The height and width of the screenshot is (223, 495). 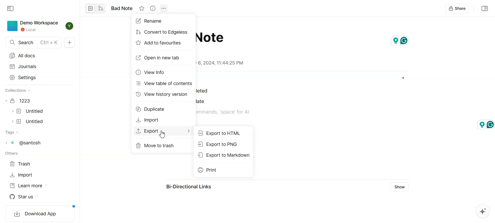 What do you see at coordinates (21, 175) in the screenshot?
I see `Import` at bounding box center [21, 175].